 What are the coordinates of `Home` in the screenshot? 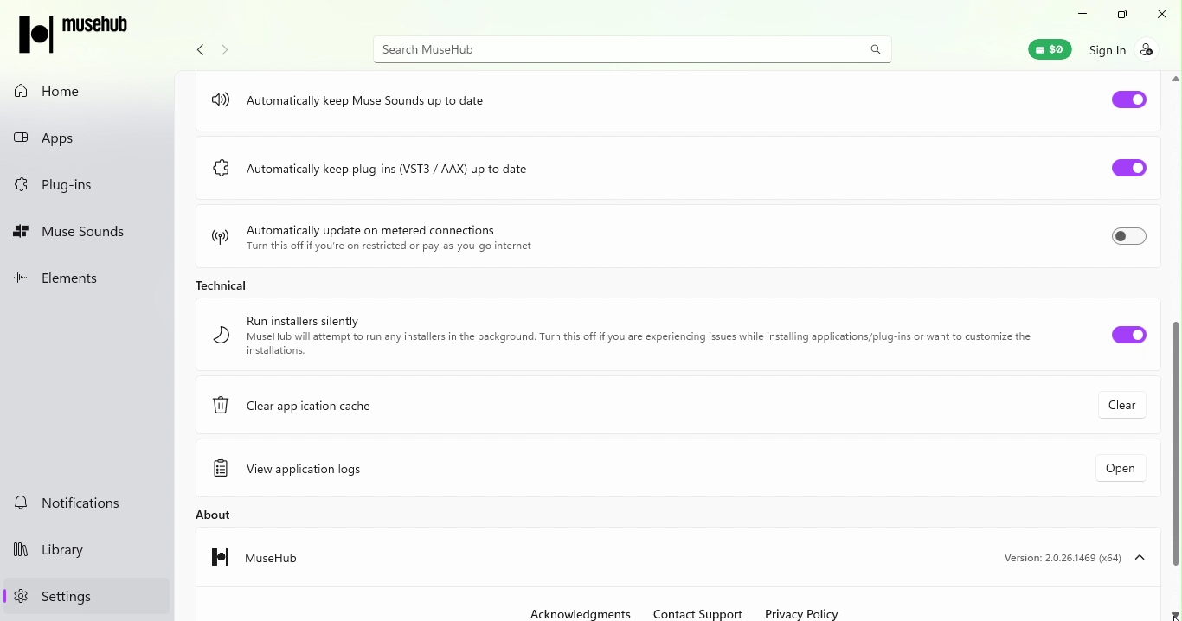 It's located at (61, 93).